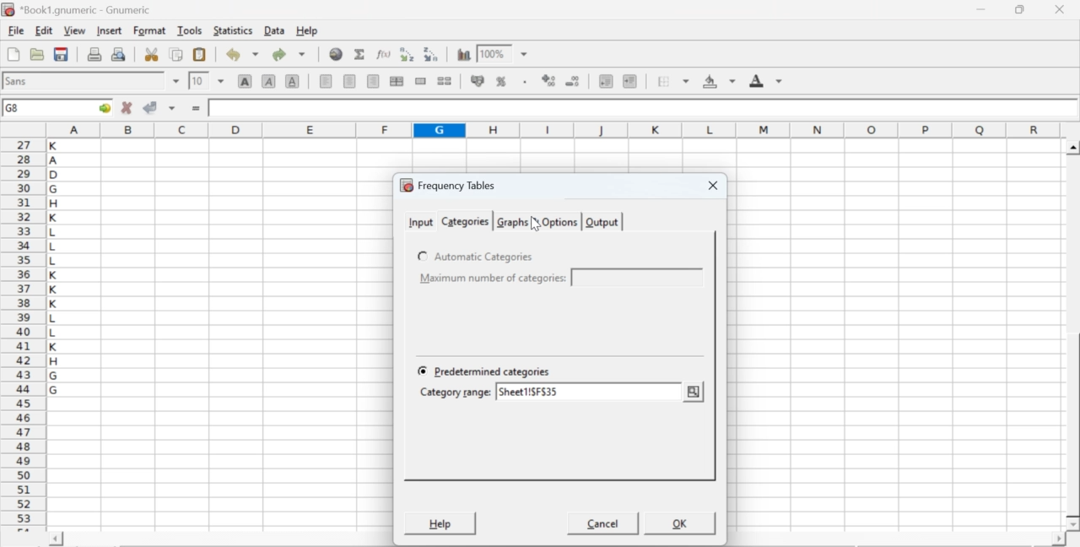 This screenshot has width=1080, height=547. What do you see at coordinates (35, 54) in the screenshot?
I see `open` at bounding box center [35, 54].